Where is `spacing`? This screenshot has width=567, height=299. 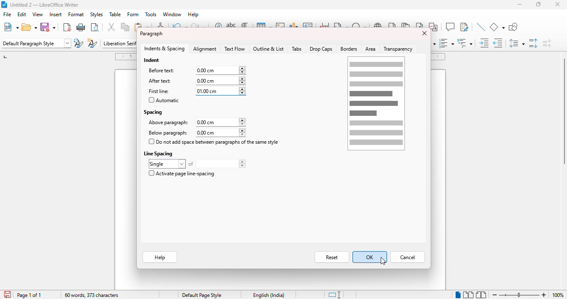
spacing is located at coordinates (153, 112).